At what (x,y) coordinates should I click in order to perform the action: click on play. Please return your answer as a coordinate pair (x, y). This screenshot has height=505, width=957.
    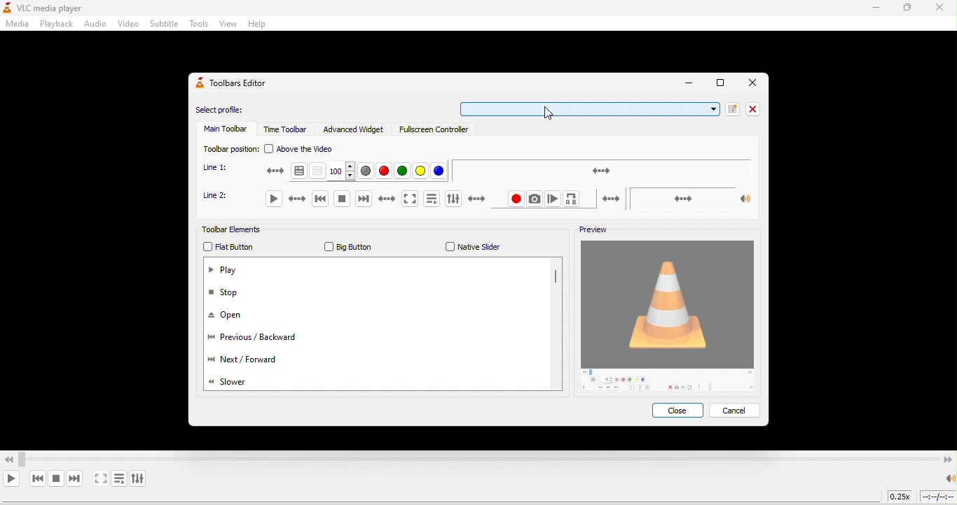
    Looking at the image, I should click on (13, 479).